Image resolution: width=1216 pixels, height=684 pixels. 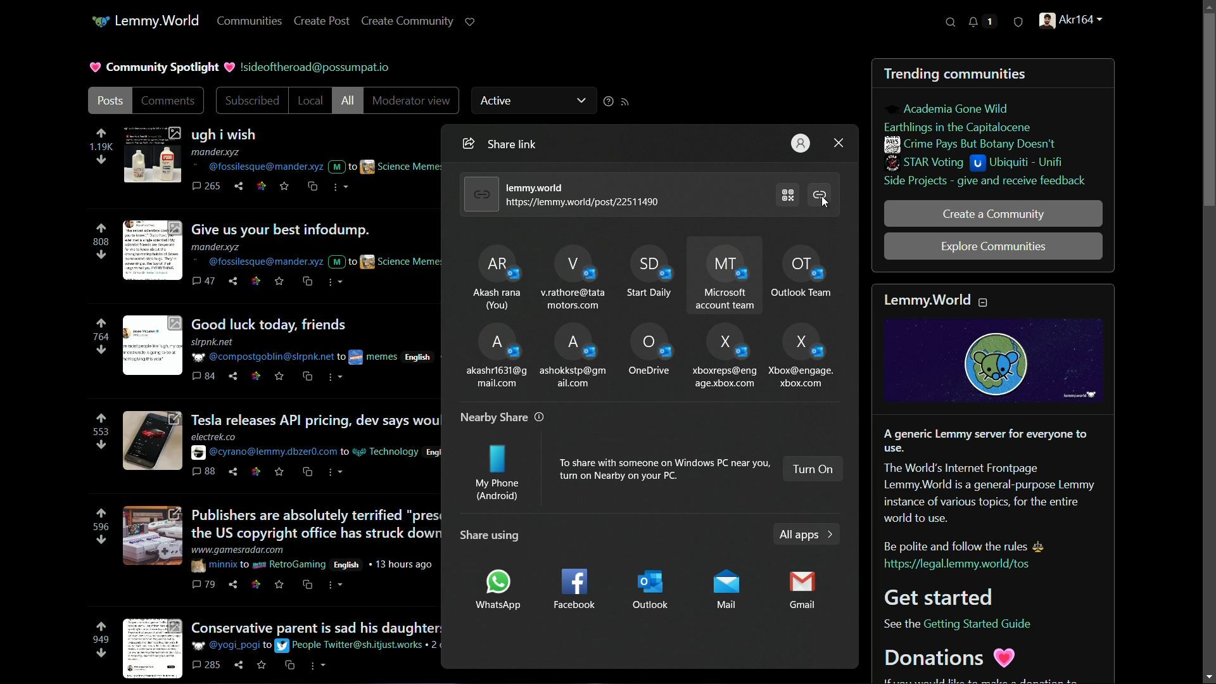 I want to click on downvote, so click(x=100, y=540).